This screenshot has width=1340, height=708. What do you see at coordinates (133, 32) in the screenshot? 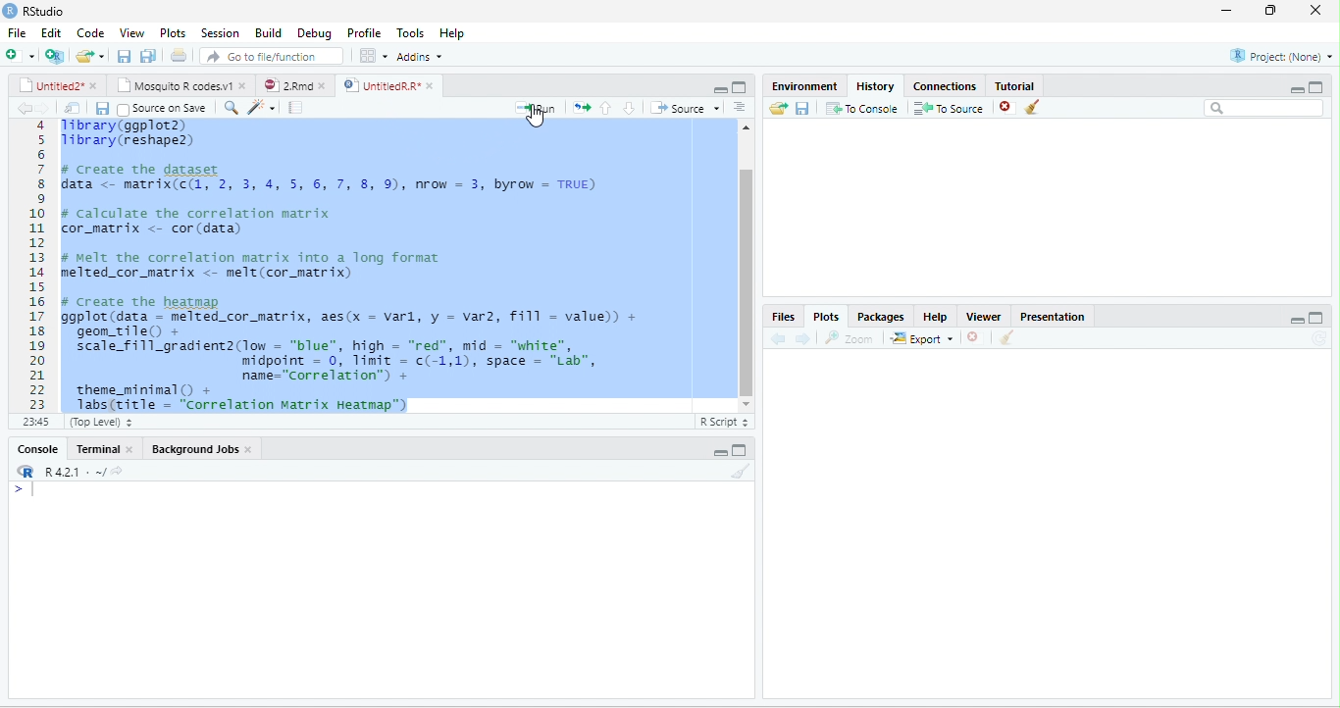
I see `view` at bounding box center [133, 32].